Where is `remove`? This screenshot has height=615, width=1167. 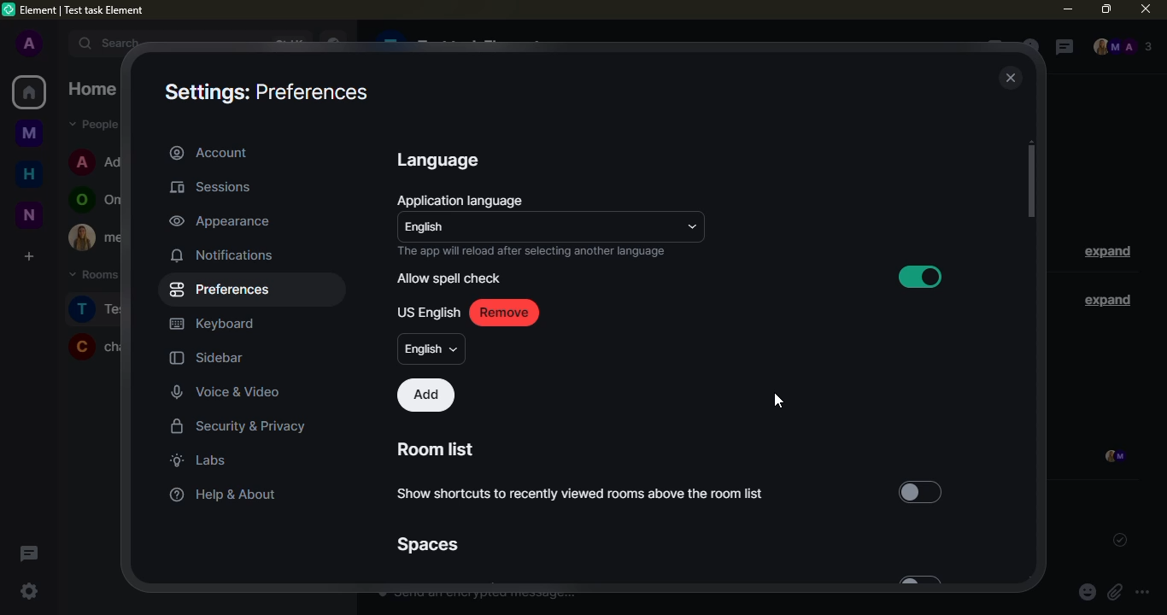 remove is located at coordinates (509, 313).